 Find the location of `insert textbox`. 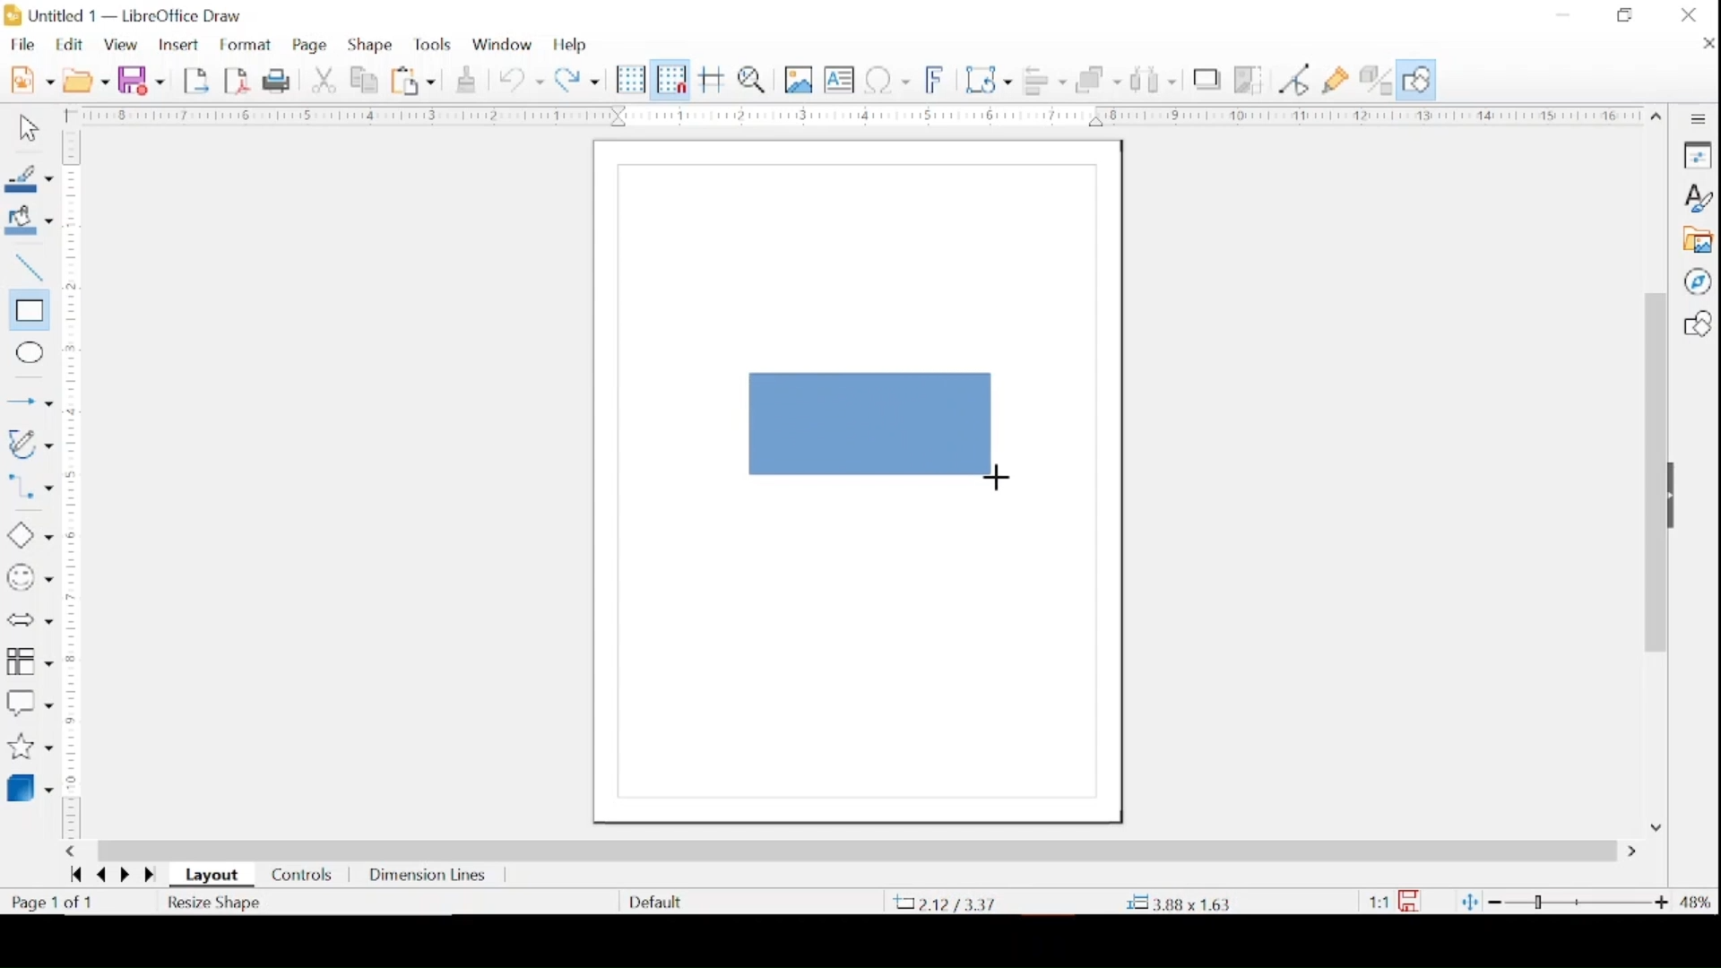

insert textbox is located at coordinates (839, 80).